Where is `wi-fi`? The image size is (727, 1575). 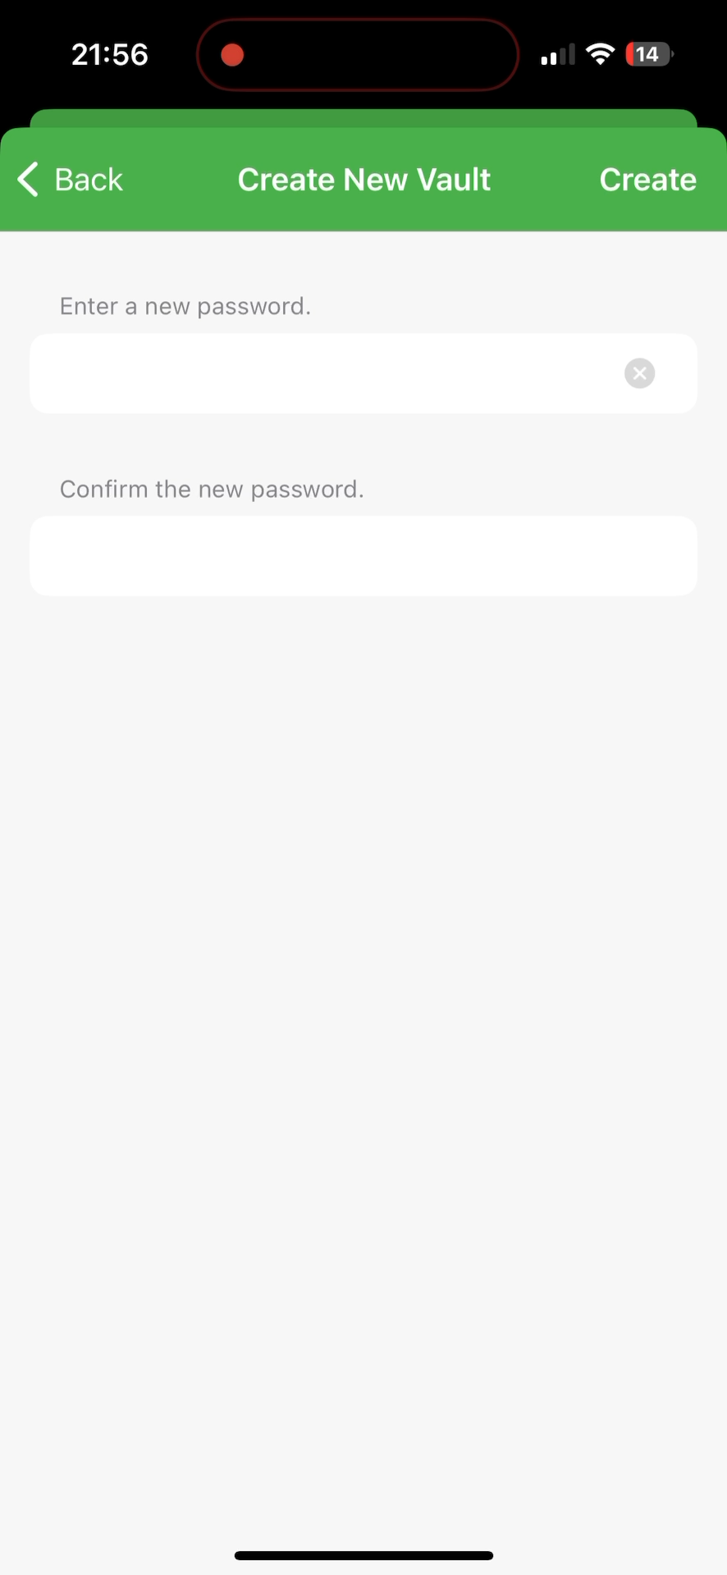 wi-fi is located at coordinates (601, 61).